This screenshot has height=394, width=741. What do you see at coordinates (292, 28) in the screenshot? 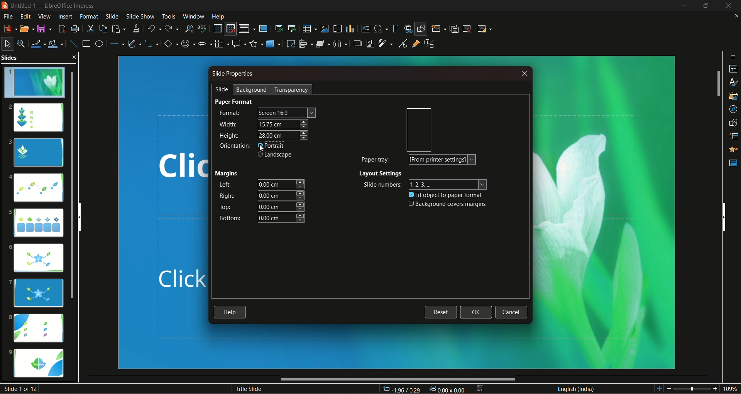
I see `start from the current slide` at bounding box center [292, 28].